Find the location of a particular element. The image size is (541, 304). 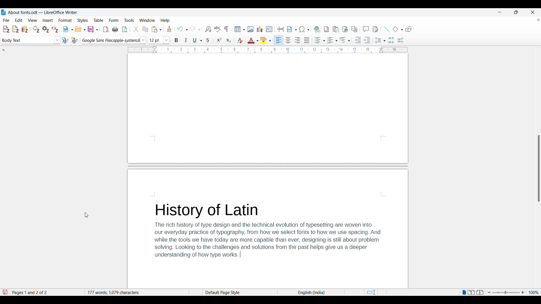

Show track changes functions is located at coordinates (375, 29).